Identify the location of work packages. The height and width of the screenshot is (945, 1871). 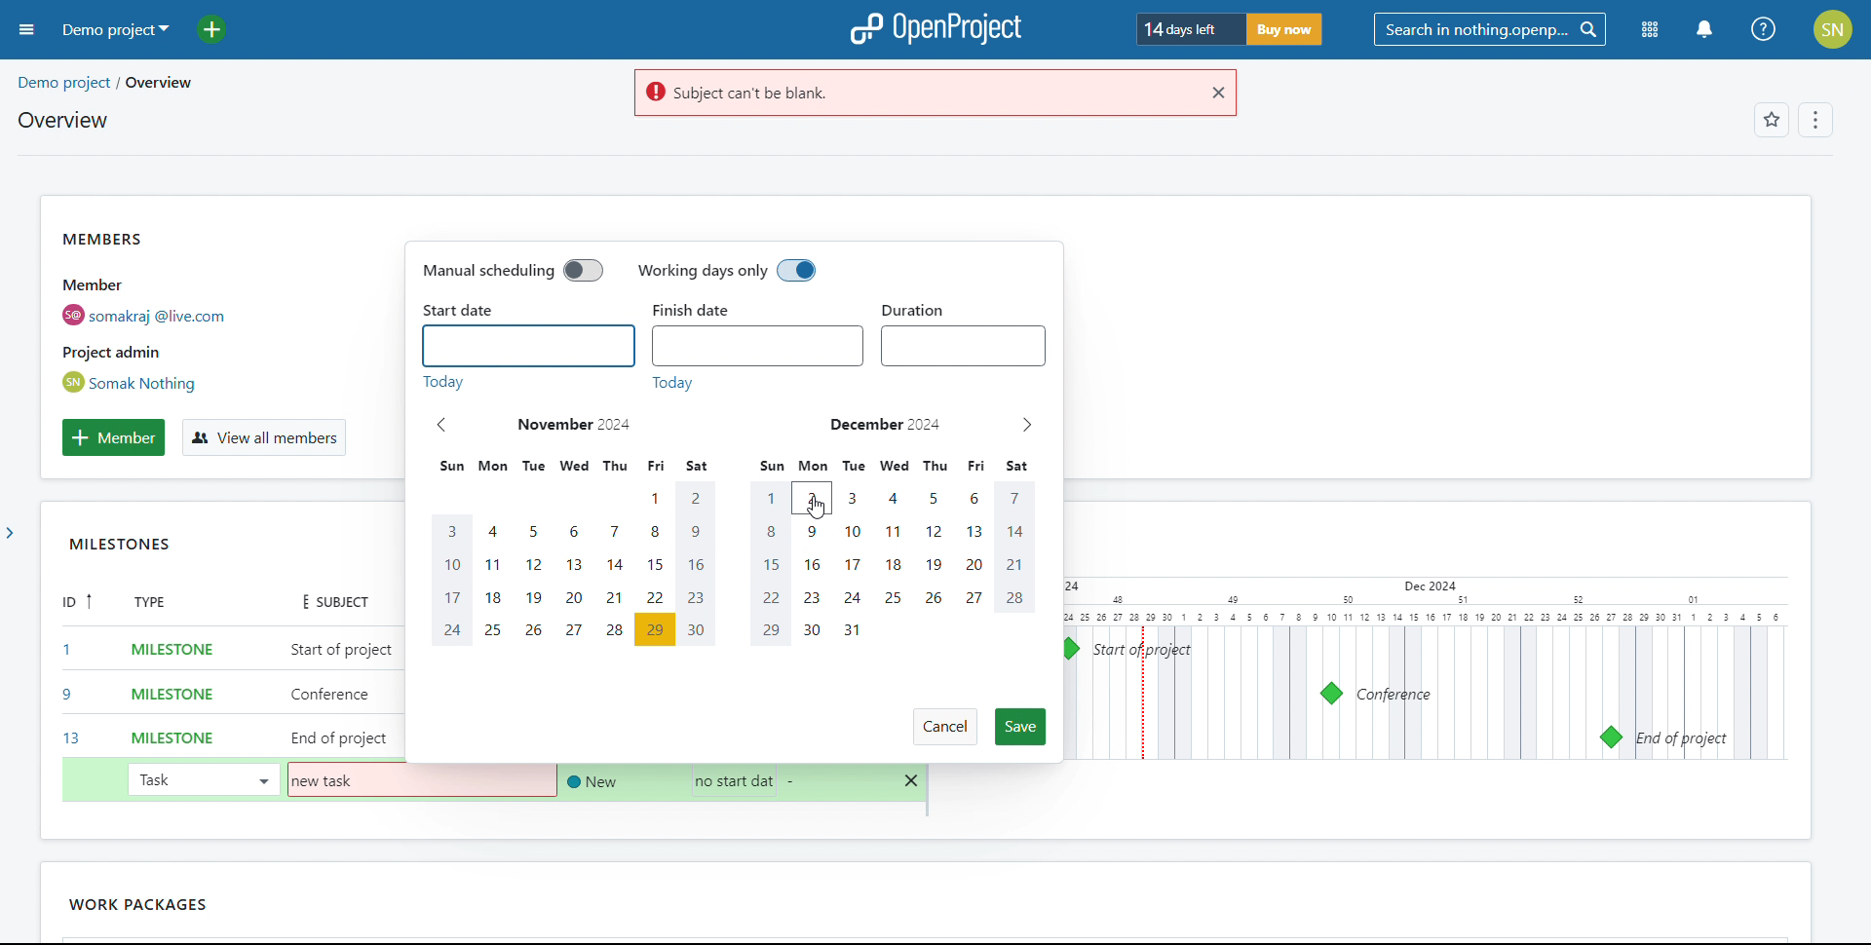
(93, 904).